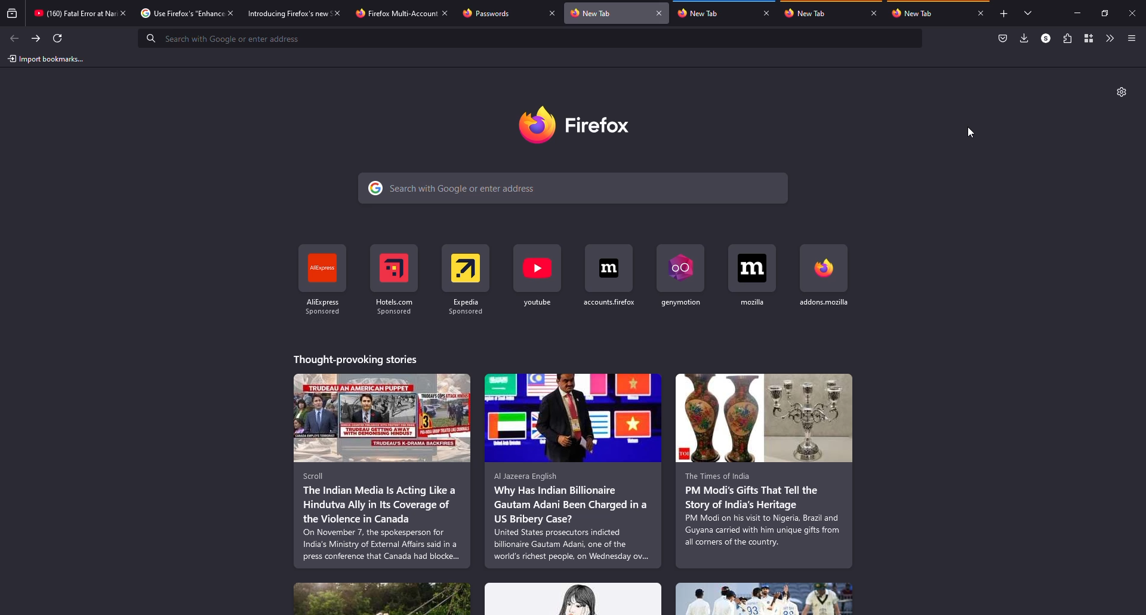 The height and width of the screenshot is (615, 1146). Describe the element at coordinates (389, 13) in the screenshot. I see `tab` at that location.